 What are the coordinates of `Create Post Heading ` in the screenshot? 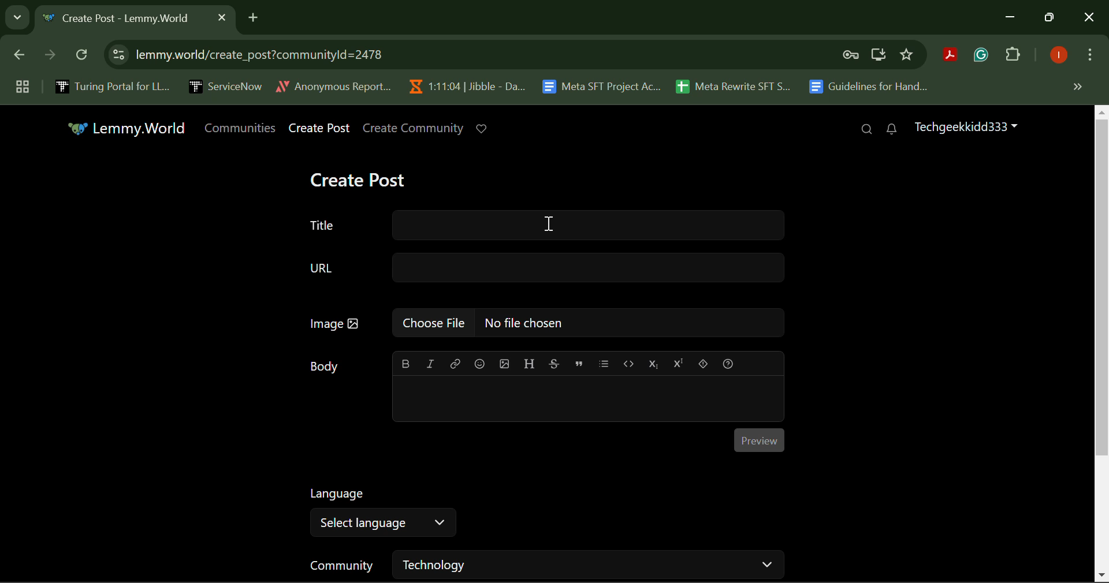 It's located at (358, 178).